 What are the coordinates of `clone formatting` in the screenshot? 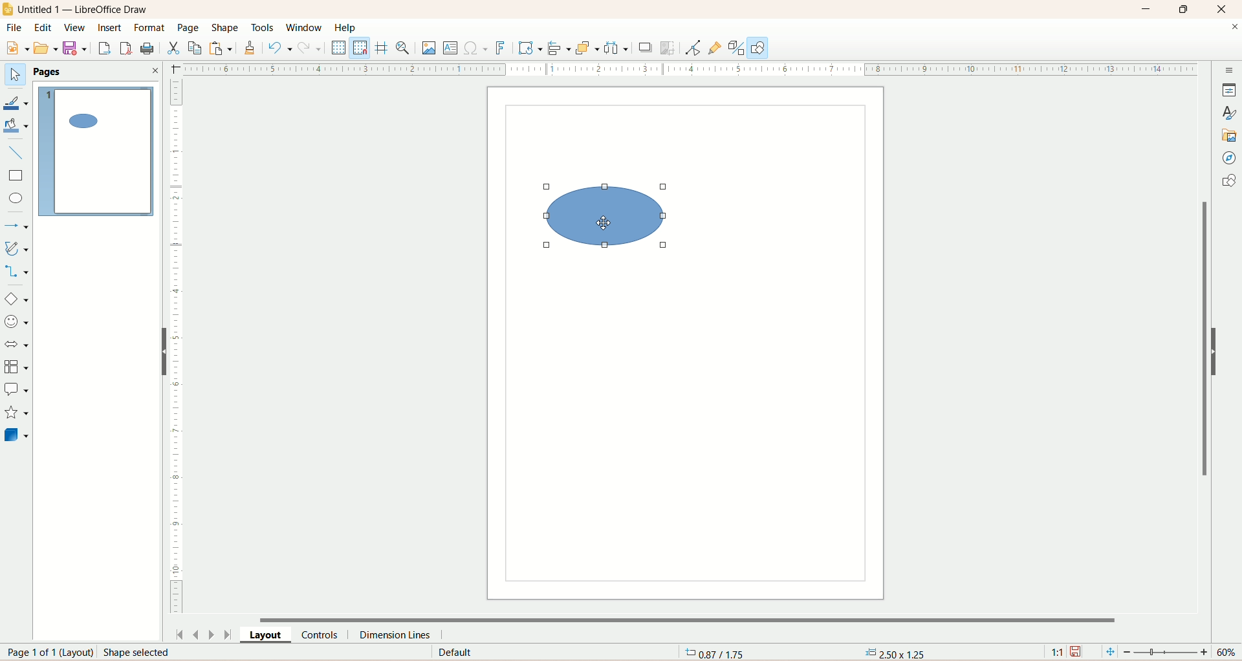 It's located at (253, 48).